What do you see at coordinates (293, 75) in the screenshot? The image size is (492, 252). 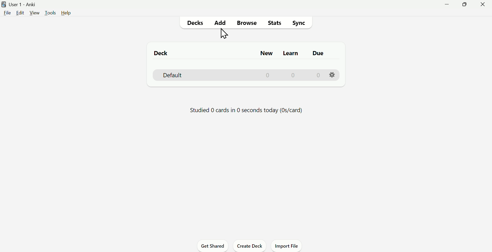 I see `0` at bounding box center [293, 75].